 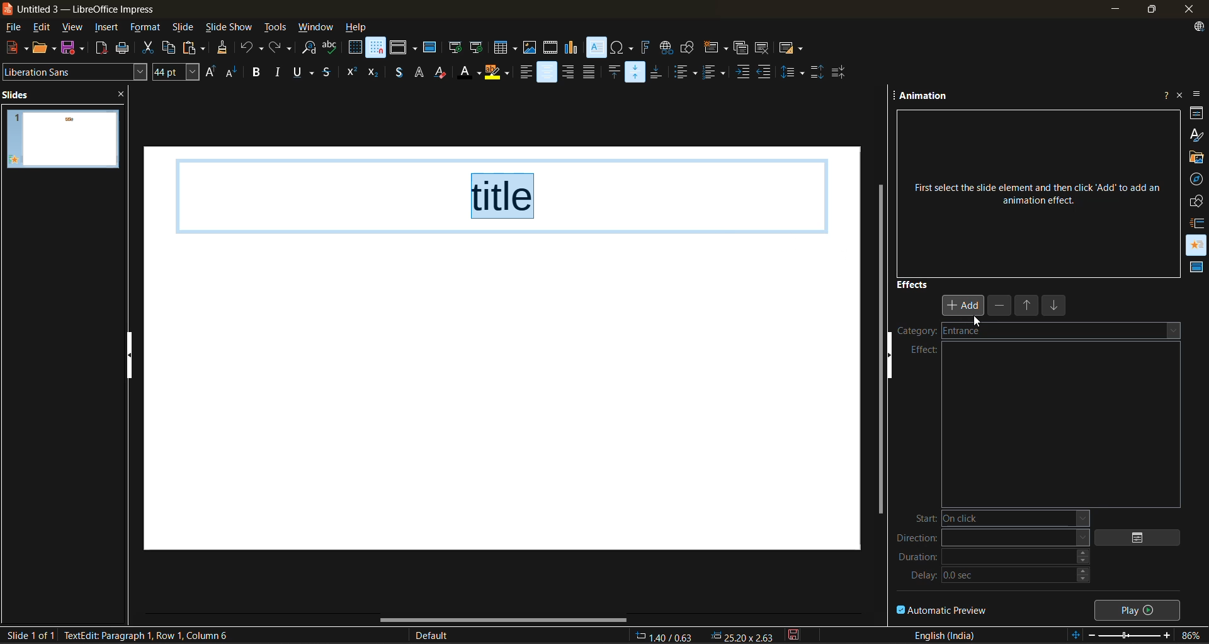 What do you see at coordinates (505, 195) in the screenshot?
I see `title` at bounding box center [505, 195].